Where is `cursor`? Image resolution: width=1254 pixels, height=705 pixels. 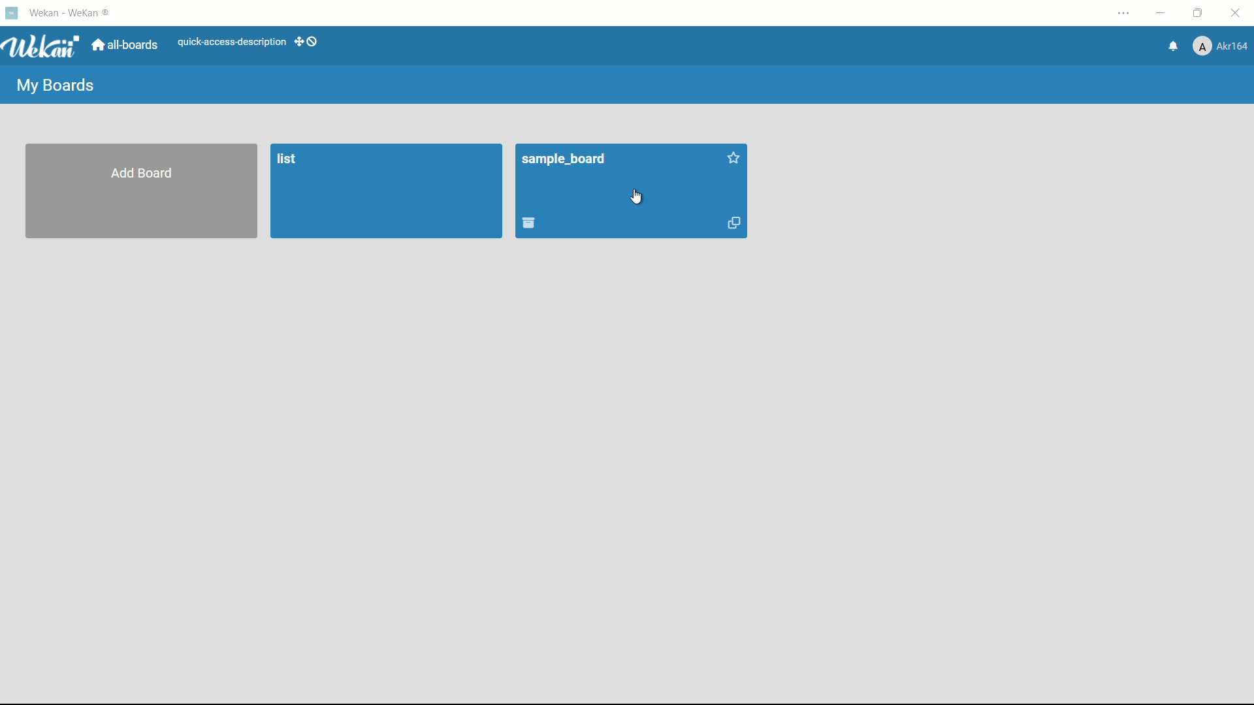 cursor is located at coordinates (636, 196).